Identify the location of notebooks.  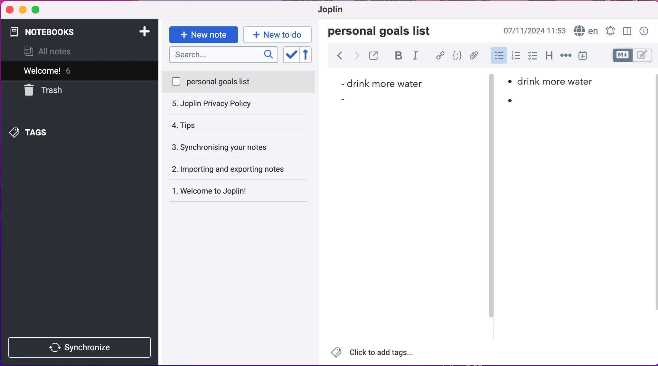
(64, 32).